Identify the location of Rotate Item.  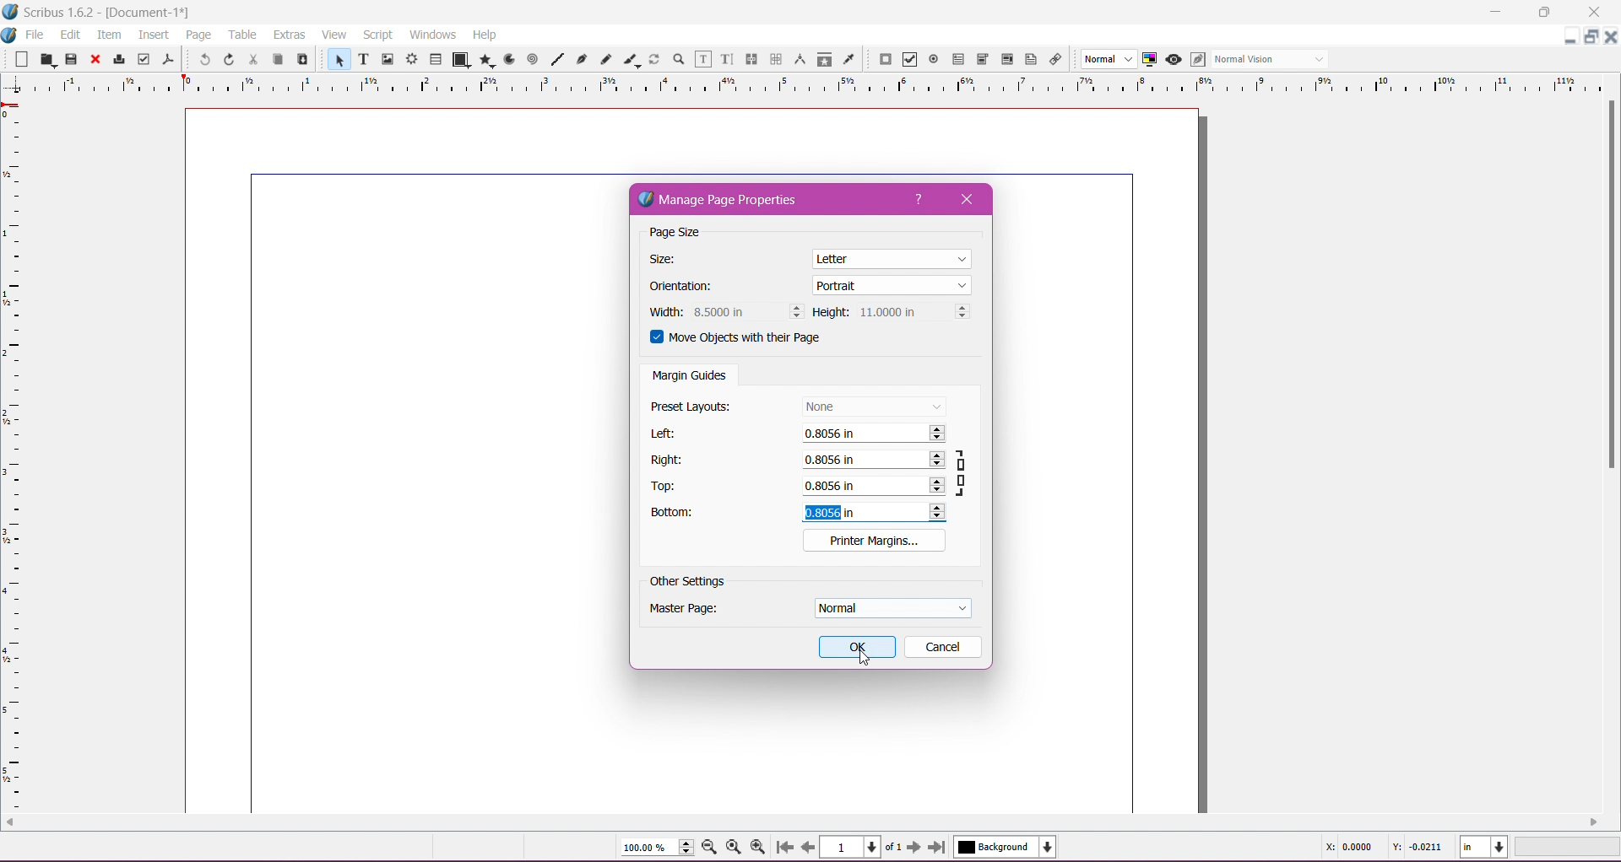
(654, 59).